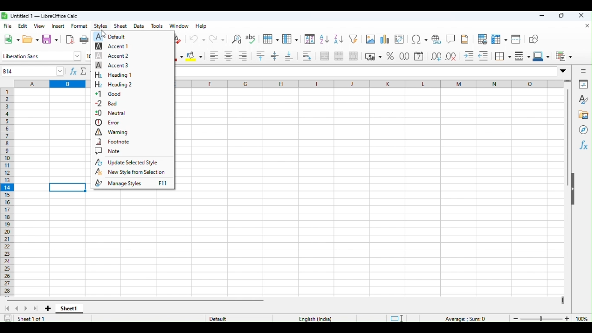 The height and width of the screenshot is (333, 592). Describe the element at coordinates (564, 56) in the screenshot. I see `Conditional` at that location.